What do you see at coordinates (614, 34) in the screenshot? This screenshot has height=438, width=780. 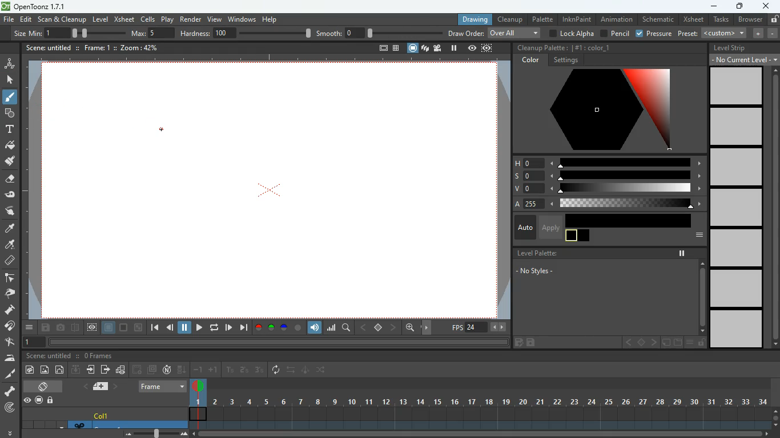 I see `pencil` at bounding box center [614, 34].